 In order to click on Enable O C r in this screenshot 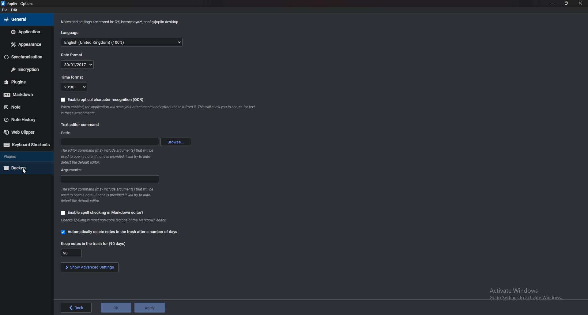, I will do `click(101, 99)`.